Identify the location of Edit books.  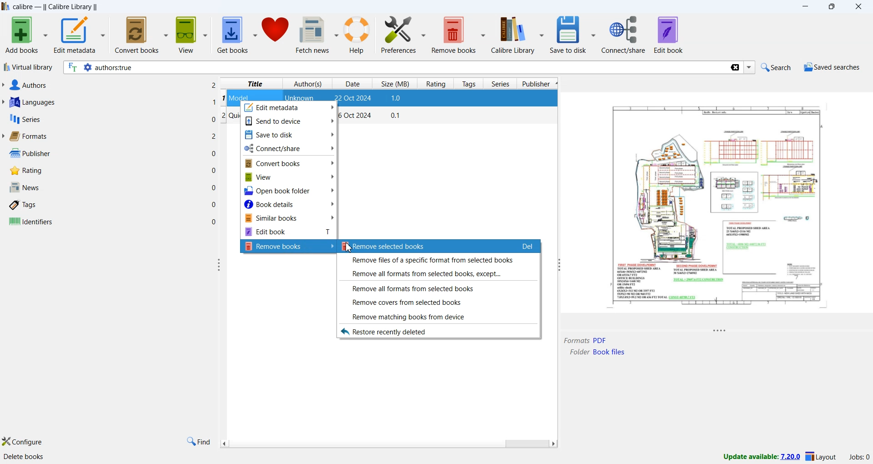
(289, 232).